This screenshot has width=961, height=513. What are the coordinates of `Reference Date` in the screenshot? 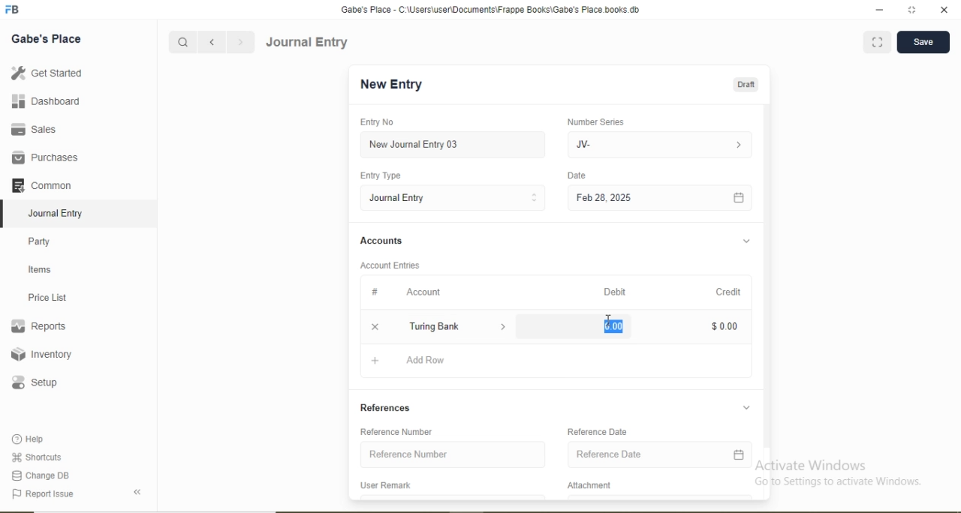 It's located at (609, 454).